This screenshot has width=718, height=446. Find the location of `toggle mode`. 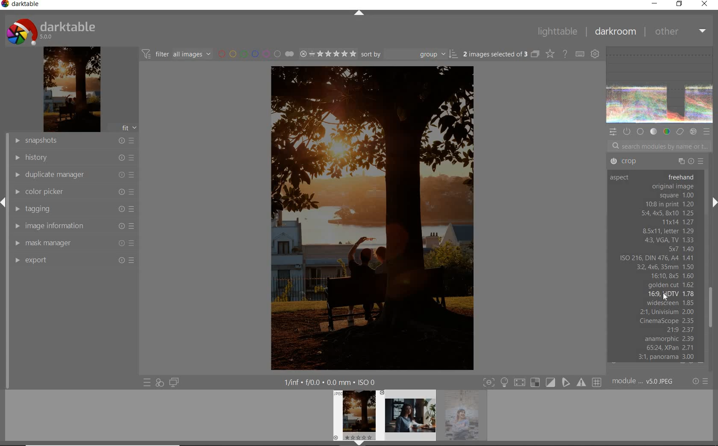

toggle mode is located at coordinates (542, 382).